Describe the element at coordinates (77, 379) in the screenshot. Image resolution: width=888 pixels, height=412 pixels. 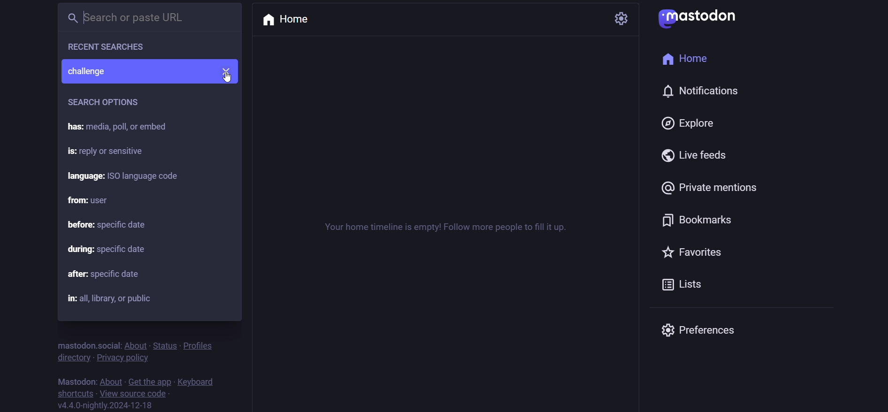
I see `mastodon` at that location.